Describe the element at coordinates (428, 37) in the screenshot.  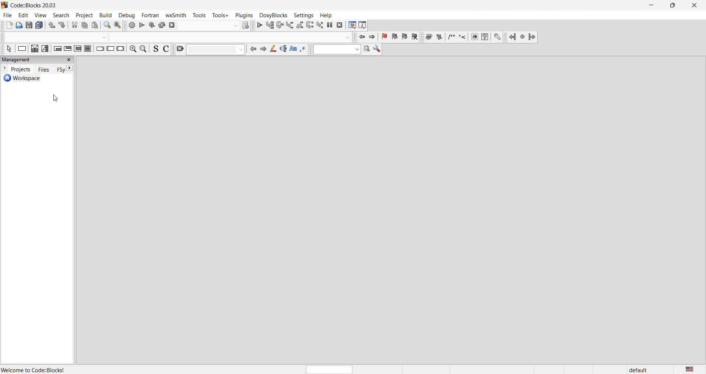
I see `Run doxywizard` at that location.